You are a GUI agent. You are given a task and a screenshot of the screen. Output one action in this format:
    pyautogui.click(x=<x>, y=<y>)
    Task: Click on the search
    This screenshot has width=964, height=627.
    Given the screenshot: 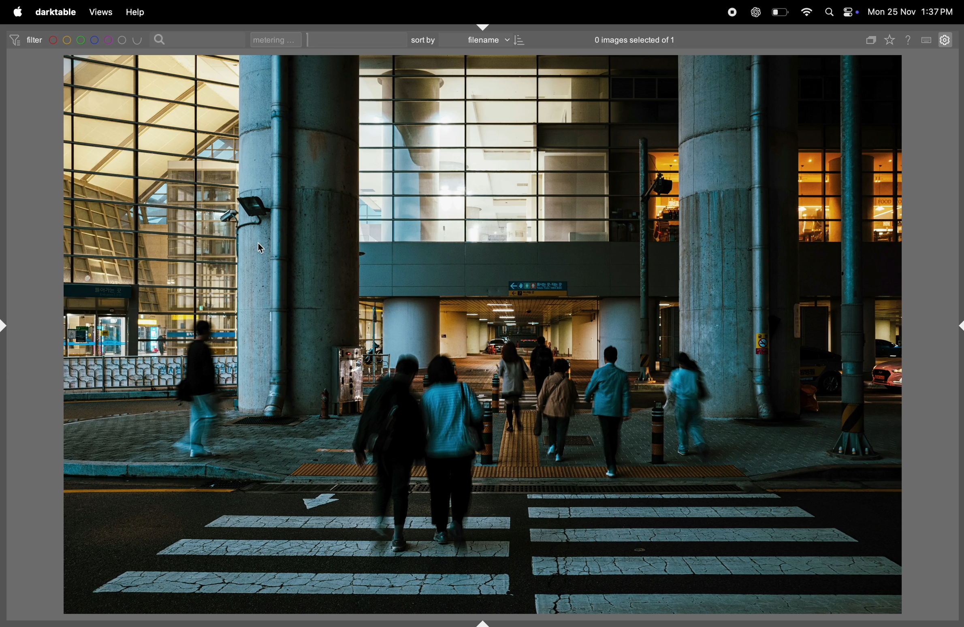 What is the action you would take?
    pyautogui.click(x=161, y=39)
    